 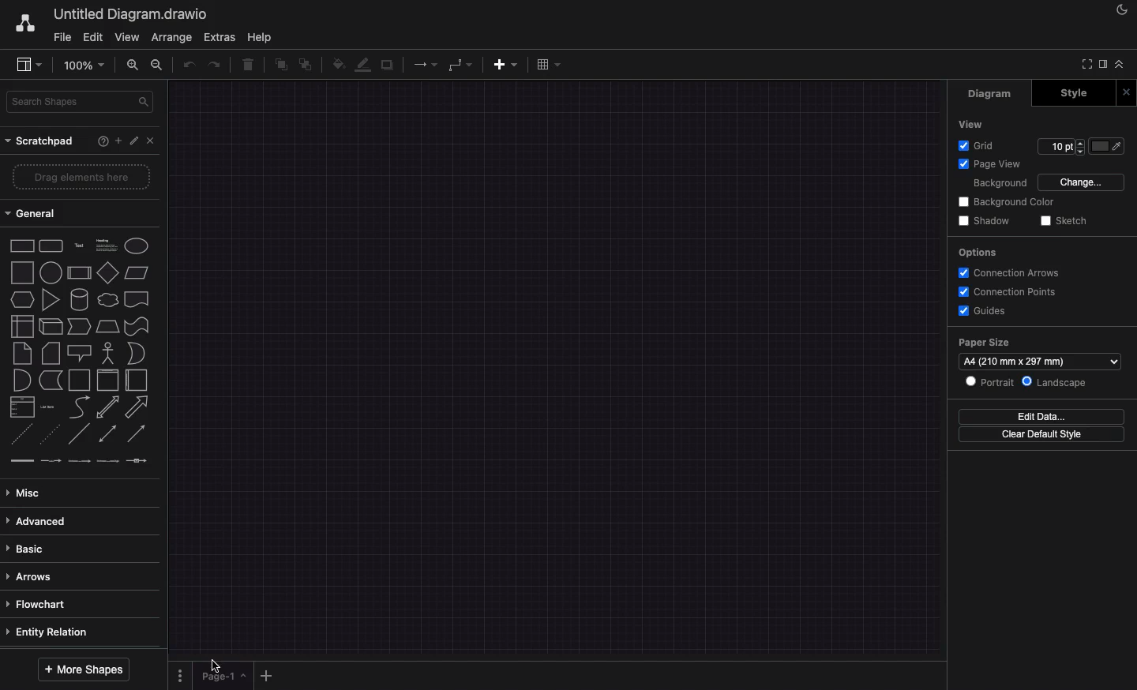 What do you see at coordinates (388, 66) in the screenshot?
I see `shadow` at bounding box center [388, 66].